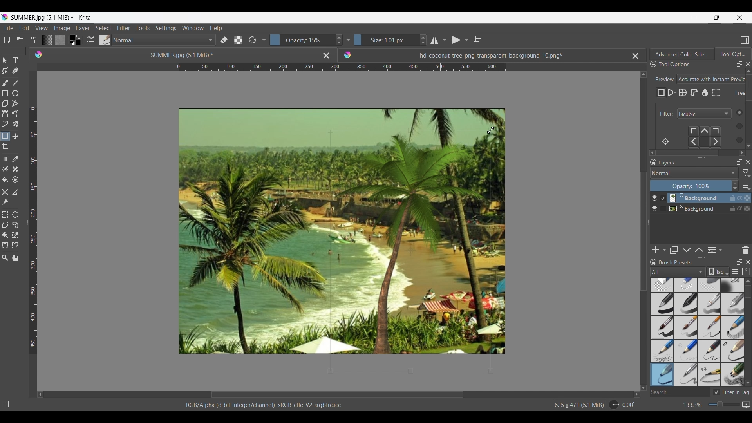 This screenshot has height=423, width=752. I want to click on Cage, so click(694, 93).